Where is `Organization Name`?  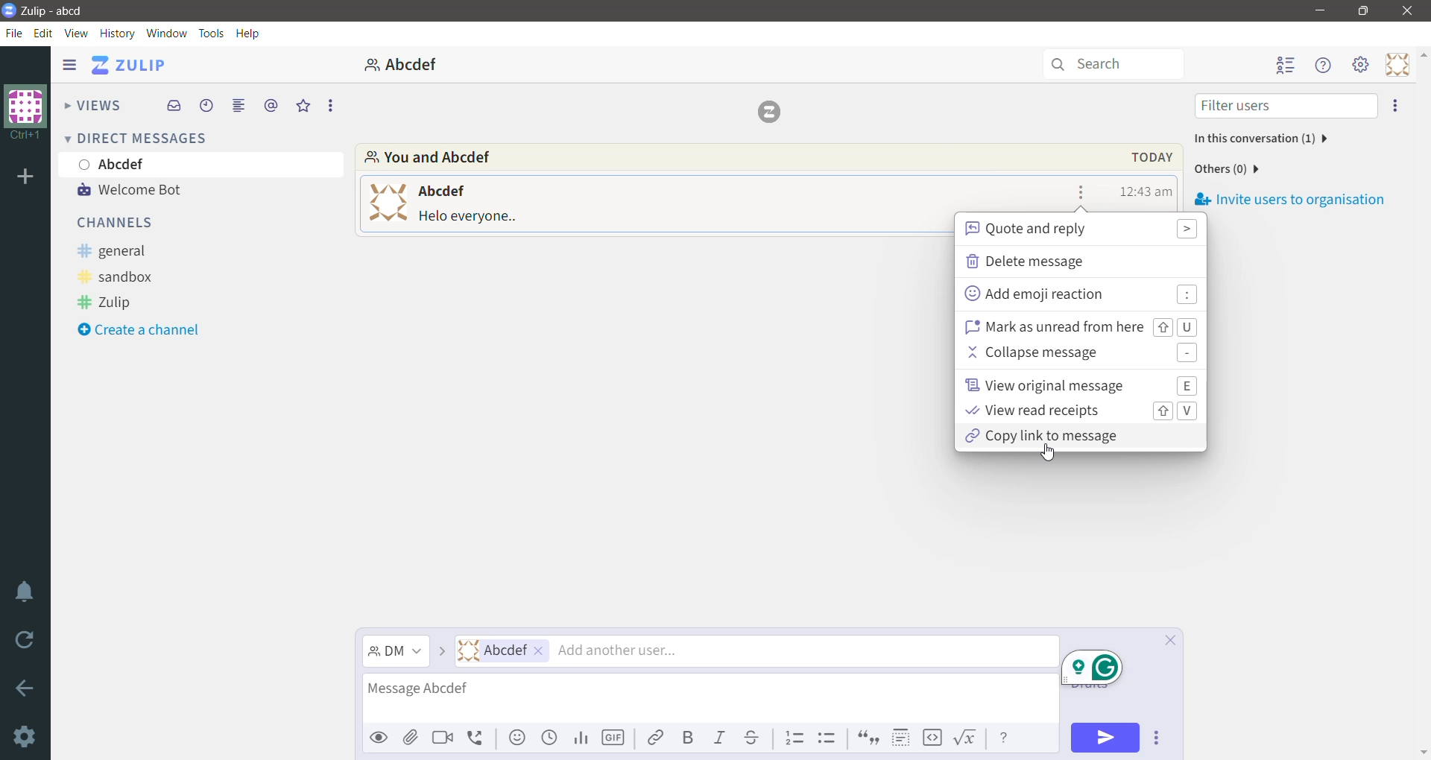
Organization Name is located at coordinates (25, 179).